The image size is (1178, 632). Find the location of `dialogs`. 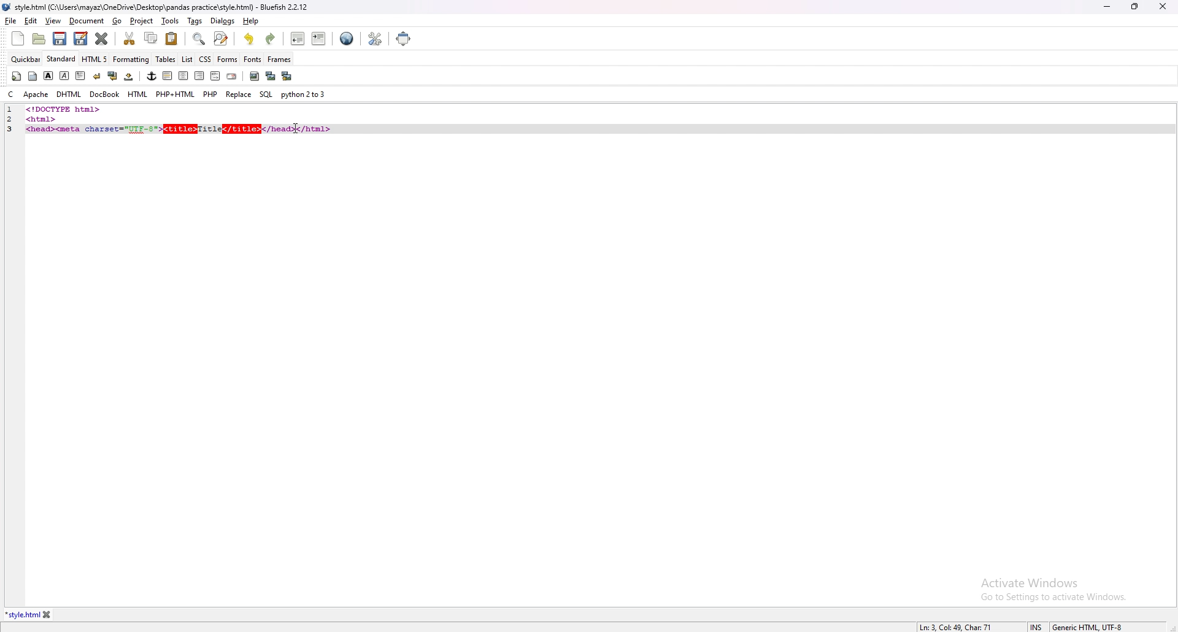

dialogs is located at coordinates (223, 21).